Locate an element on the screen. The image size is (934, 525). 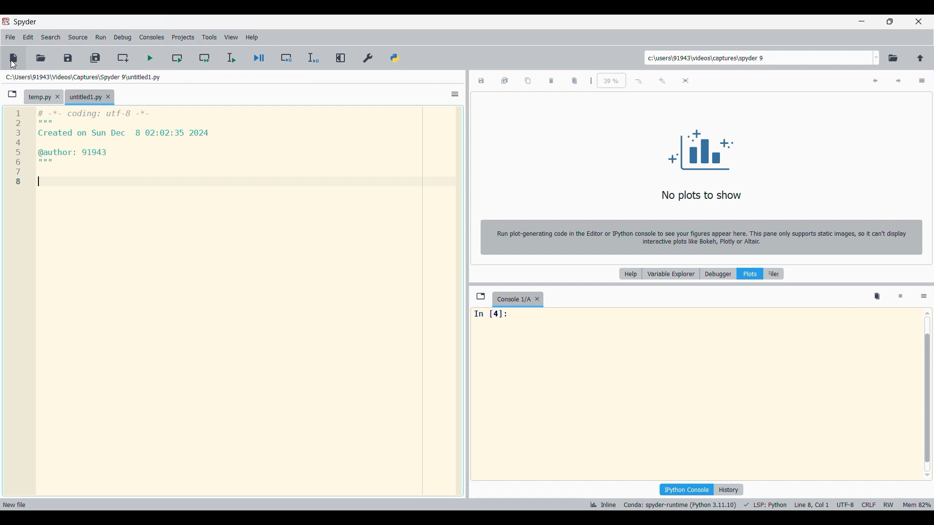
Debug cell is located at coordinates (287, 58).